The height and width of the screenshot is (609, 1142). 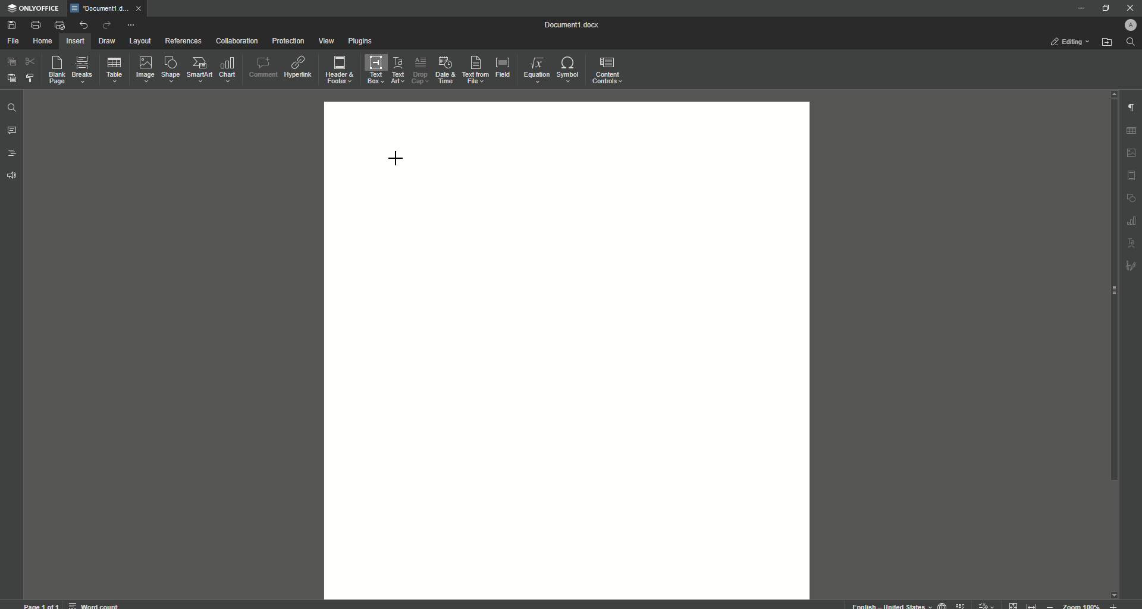 What do you see at coordinates (93, 604) in the screenshot?
I see `word count` at bounding box center [93, 604].